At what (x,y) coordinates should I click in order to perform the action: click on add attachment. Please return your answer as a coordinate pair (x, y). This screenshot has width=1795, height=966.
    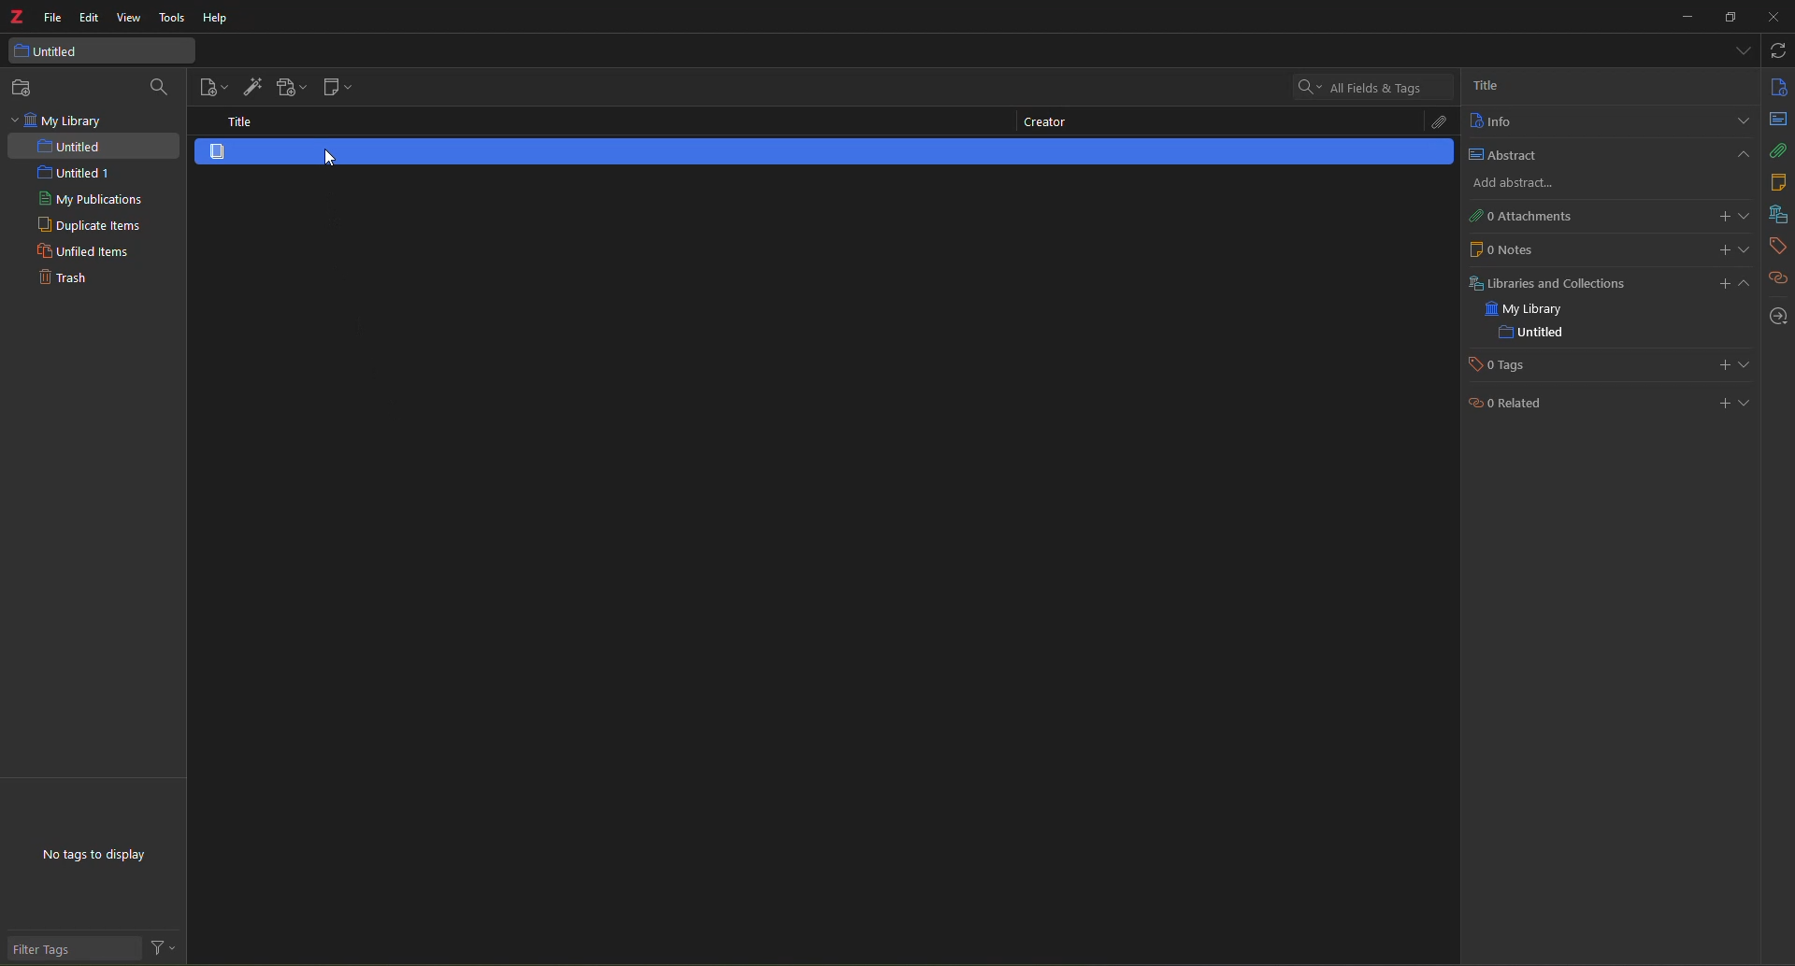
    Looking at the image, I should click on (289, 88).